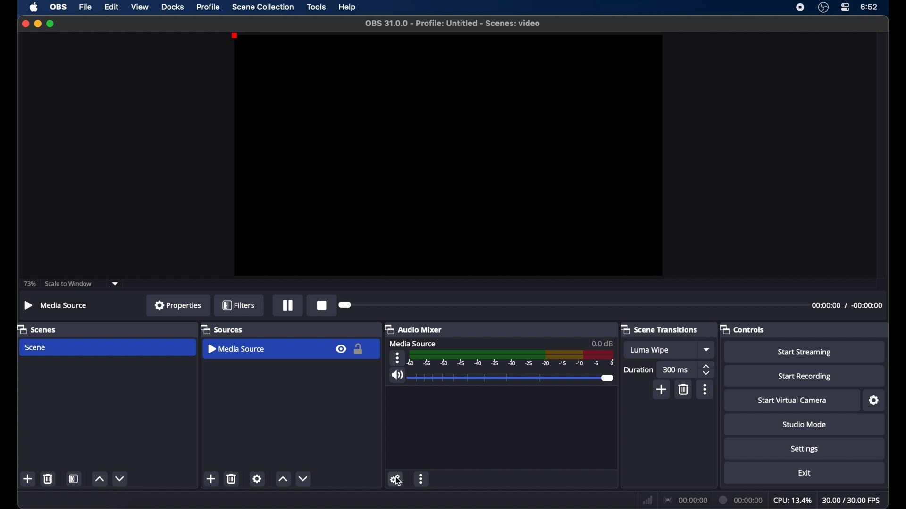 The image size is (906, 509). What do you see at coordinates (708, 350) in the screenshot?
I see `dropdown` at bounding box center [708, 350].